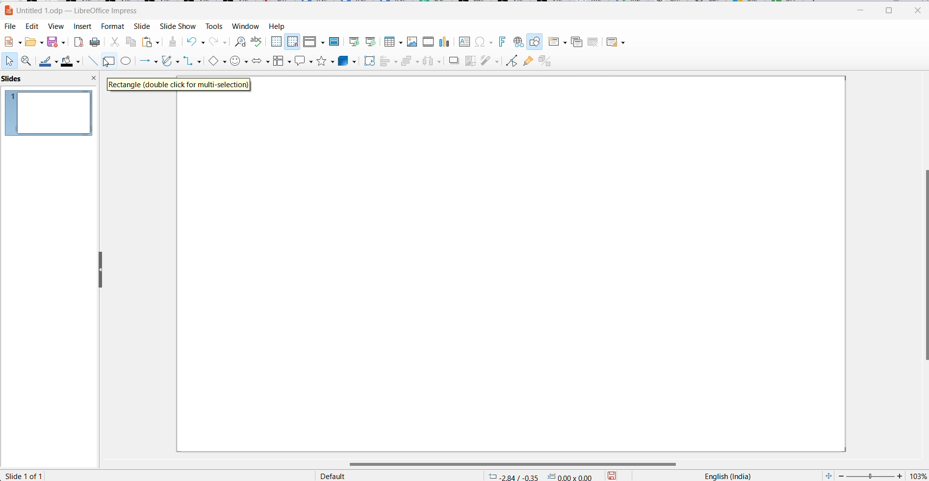 The image size is (929, 481). Describe the element at coordinates (348, 61) in the screenshot. I see `3d objects ` at that location.